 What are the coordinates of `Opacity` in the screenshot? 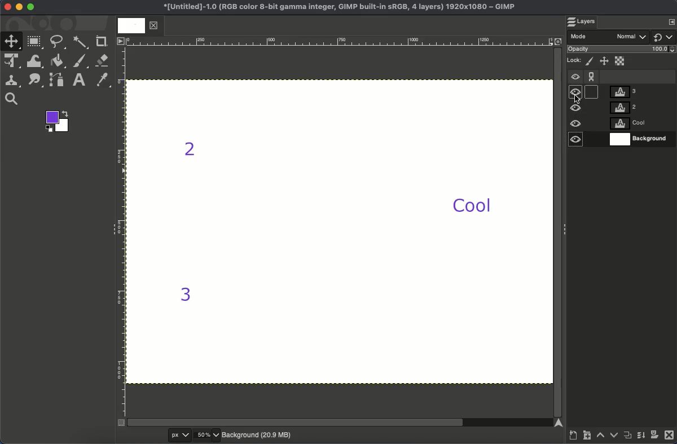 It's located at (623, 50).